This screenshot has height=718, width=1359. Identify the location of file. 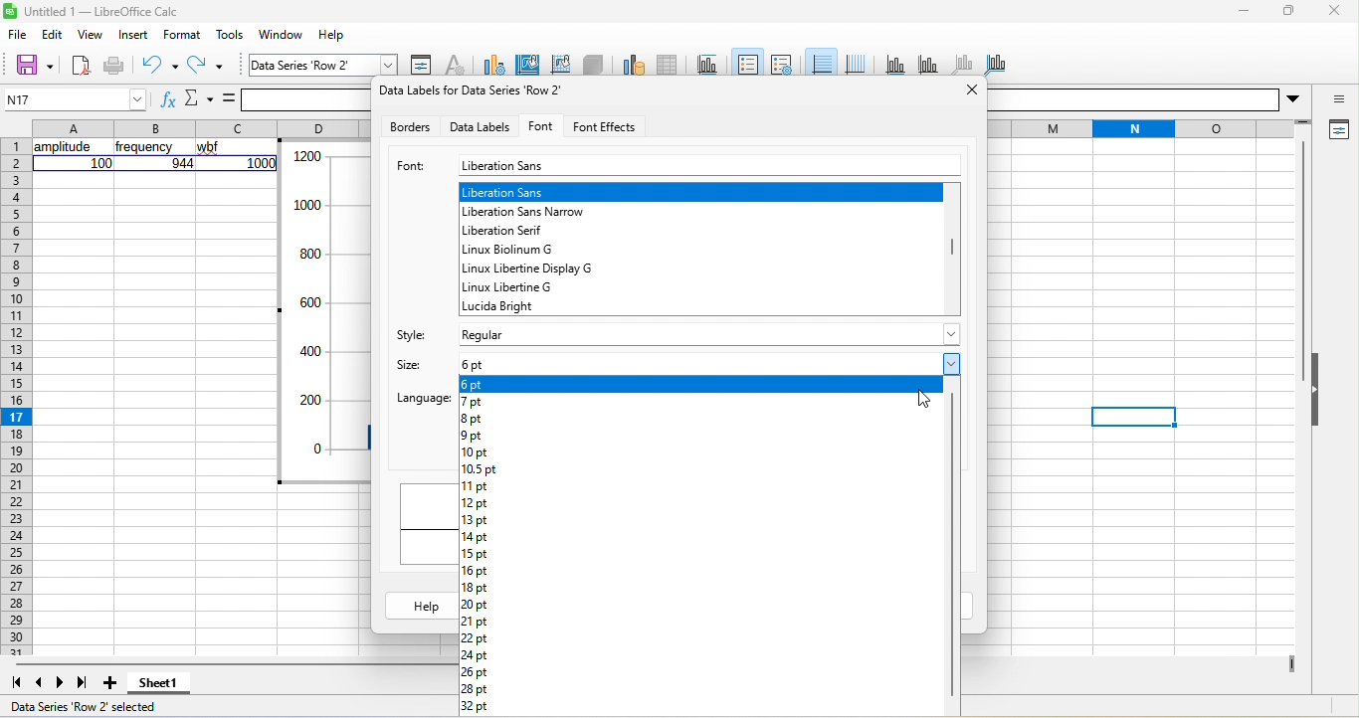
(21, 37).